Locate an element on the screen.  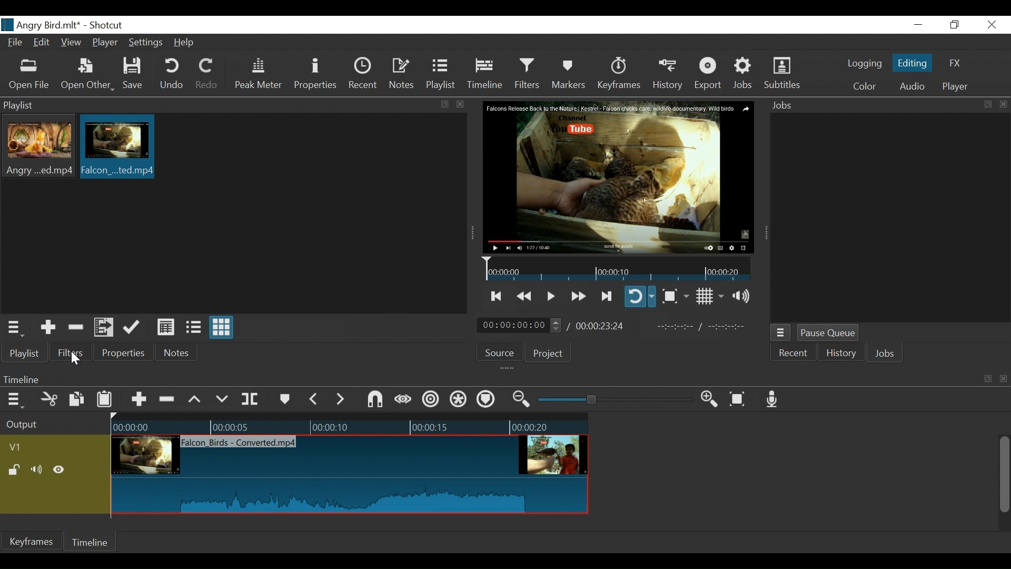
Skip to the next point is located at coordinates (607, 297).